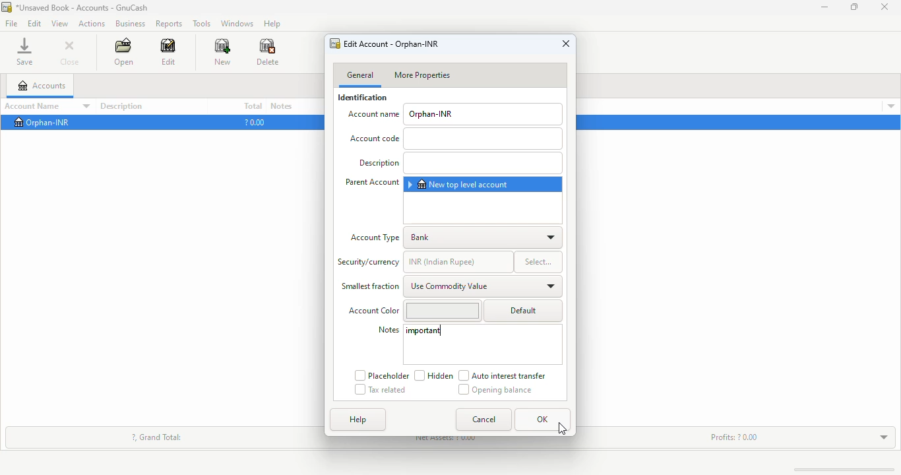  What do you see at coordinates (381, 375) in the screenshot?
I see `placeholder` at bounding box center [381, 375].